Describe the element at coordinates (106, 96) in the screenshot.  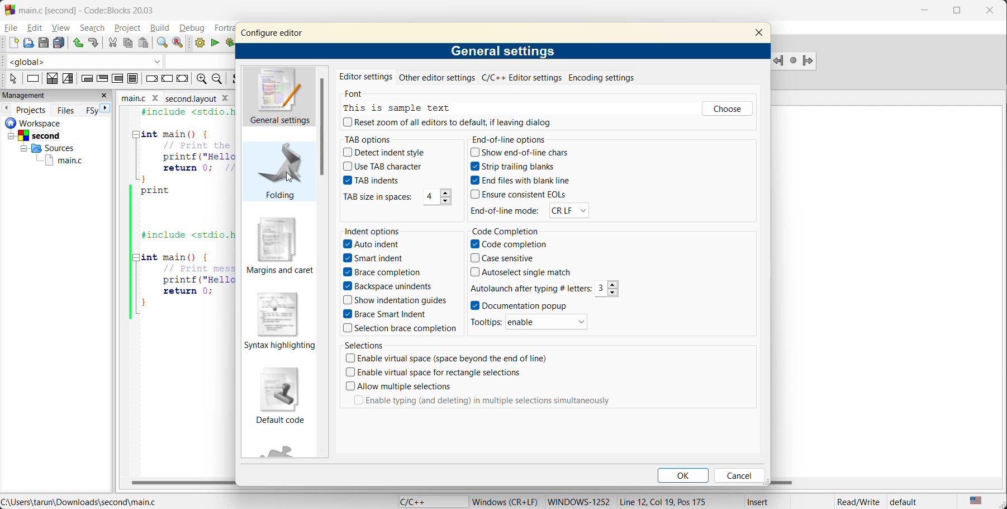
I see `close` at that location.